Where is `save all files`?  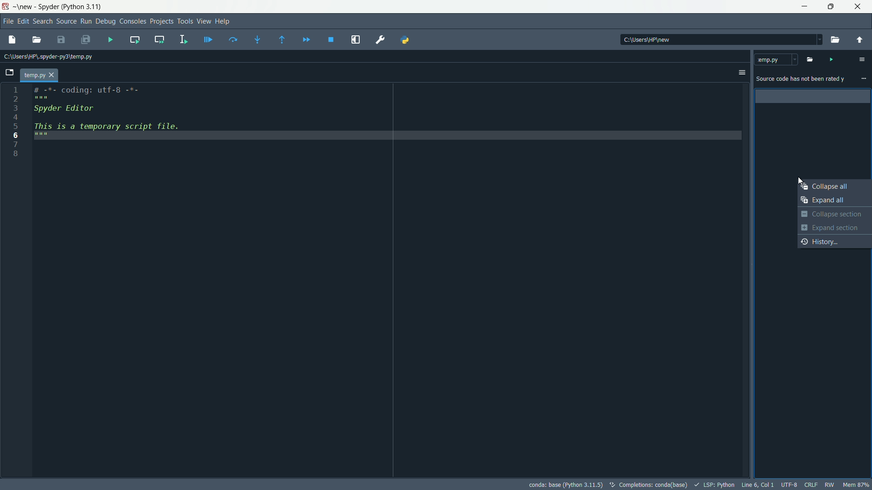
save all files is located at coordinates (86, 40).